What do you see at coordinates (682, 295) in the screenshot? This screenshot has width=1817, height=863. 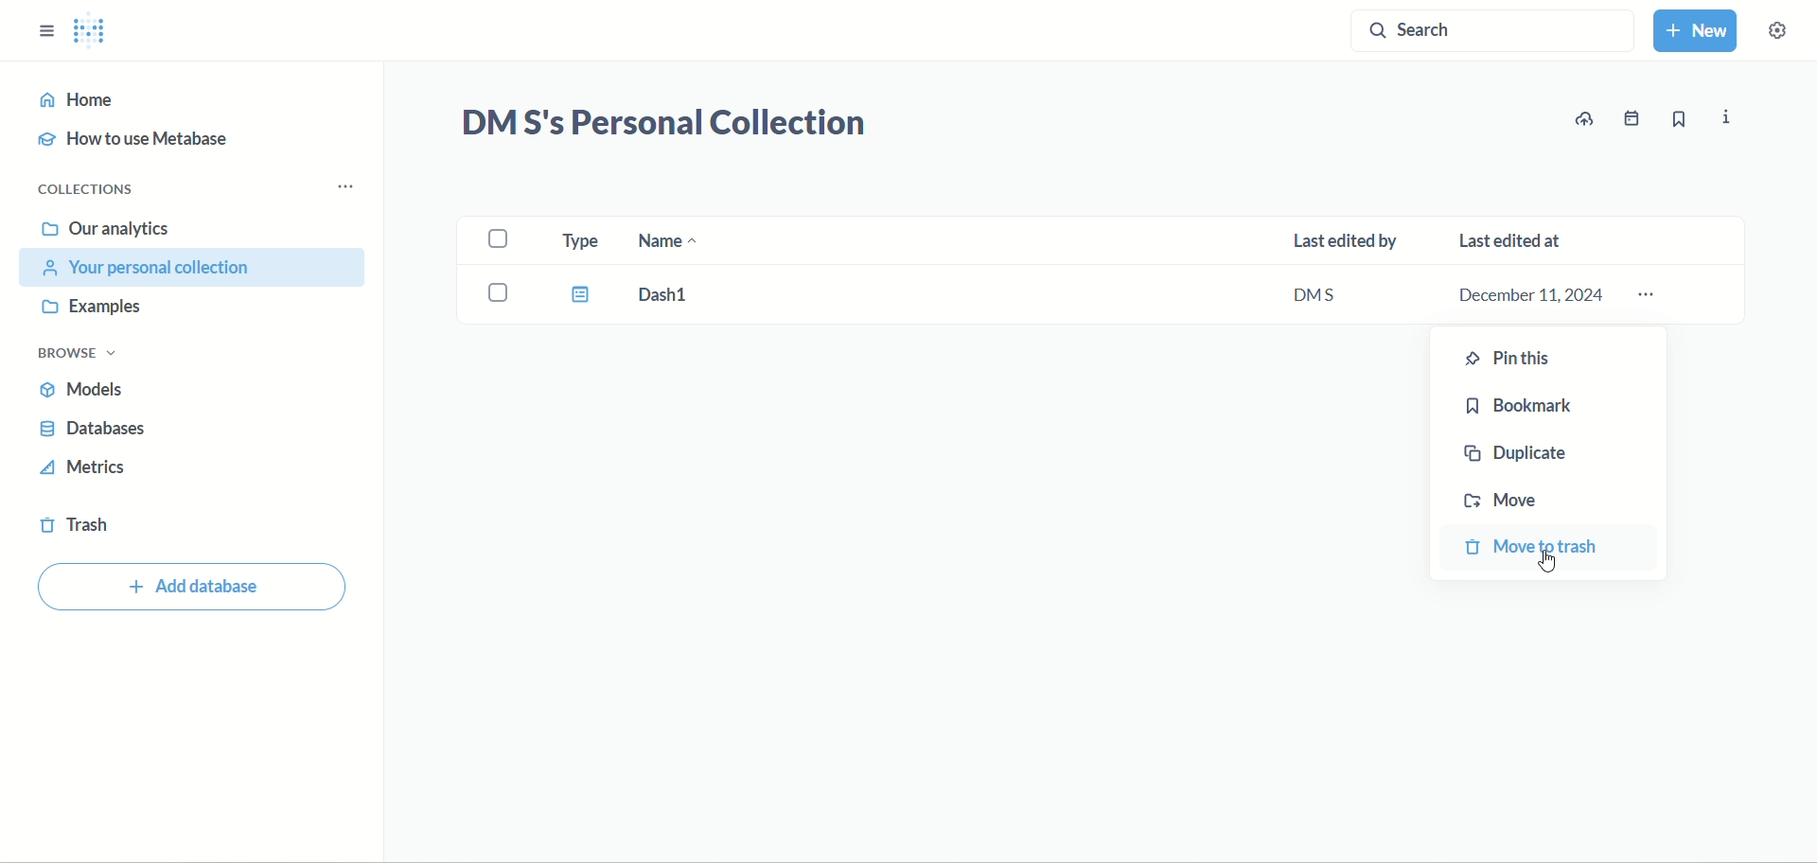 I see `Dash1 ` at bounding box center [682, 295].